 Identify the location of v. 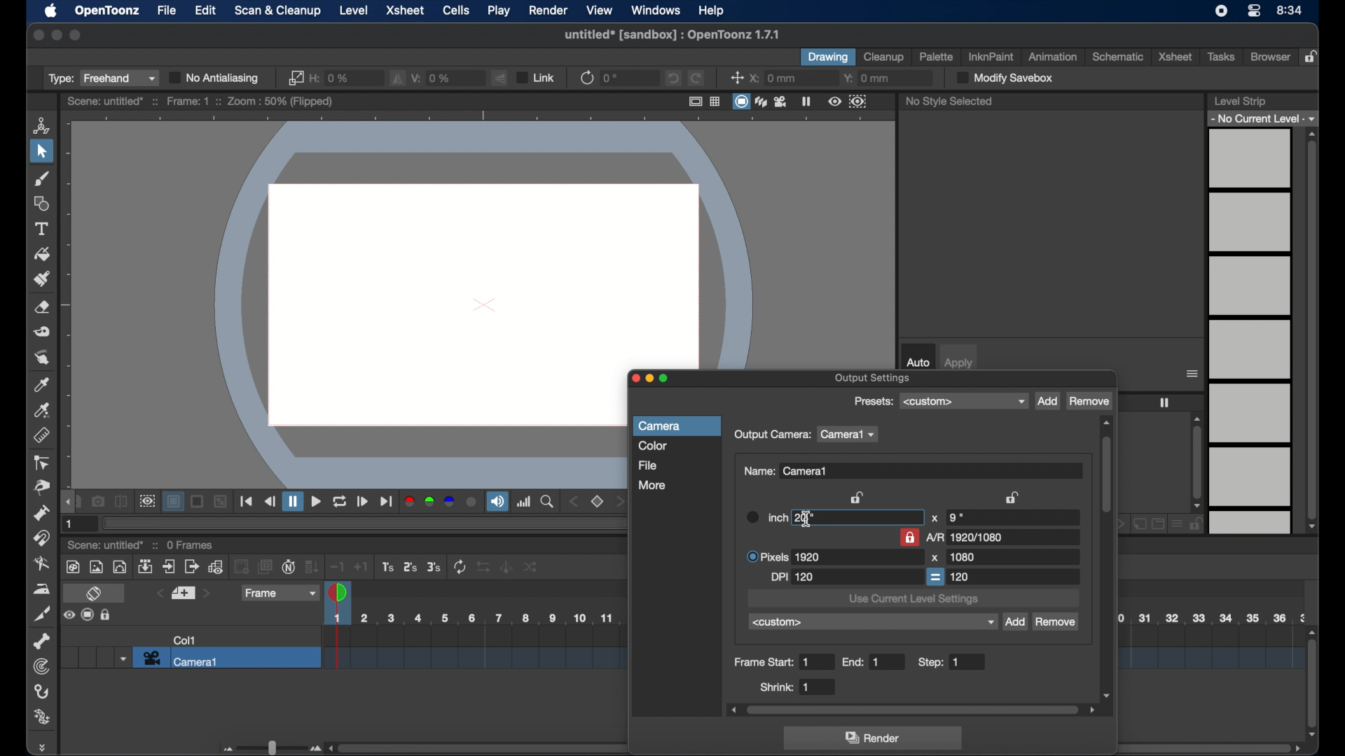
(433, 76).